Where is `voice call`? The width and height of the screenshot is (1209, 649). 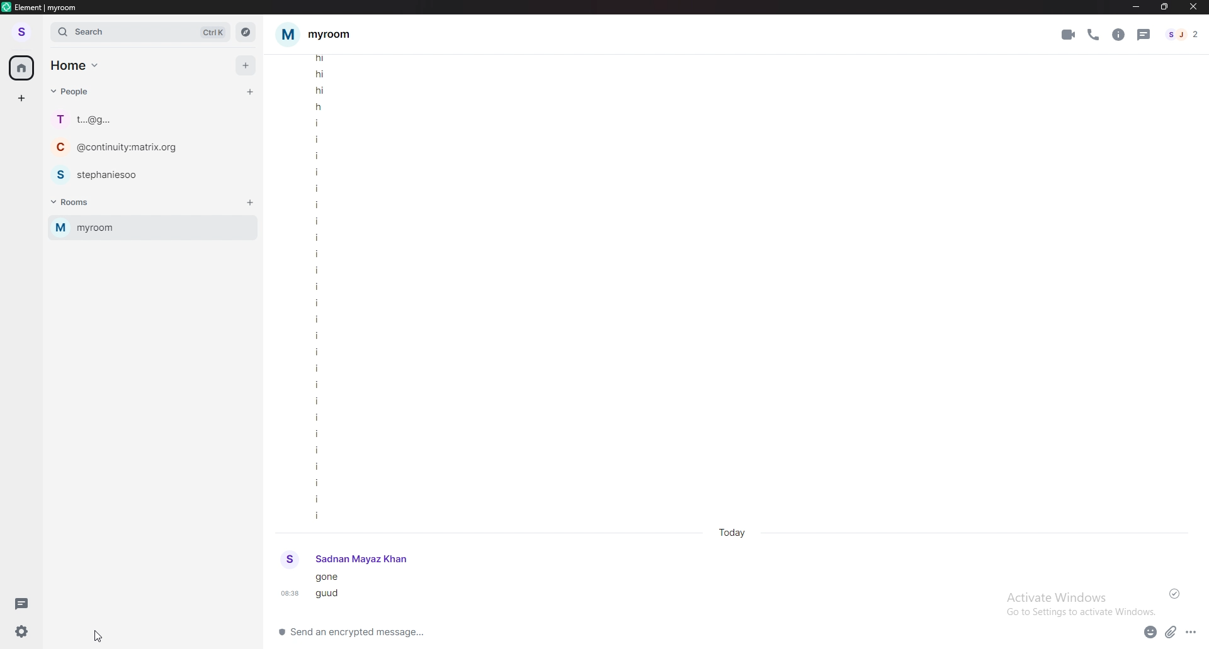 voice call is located at coordinates (1094, 35).